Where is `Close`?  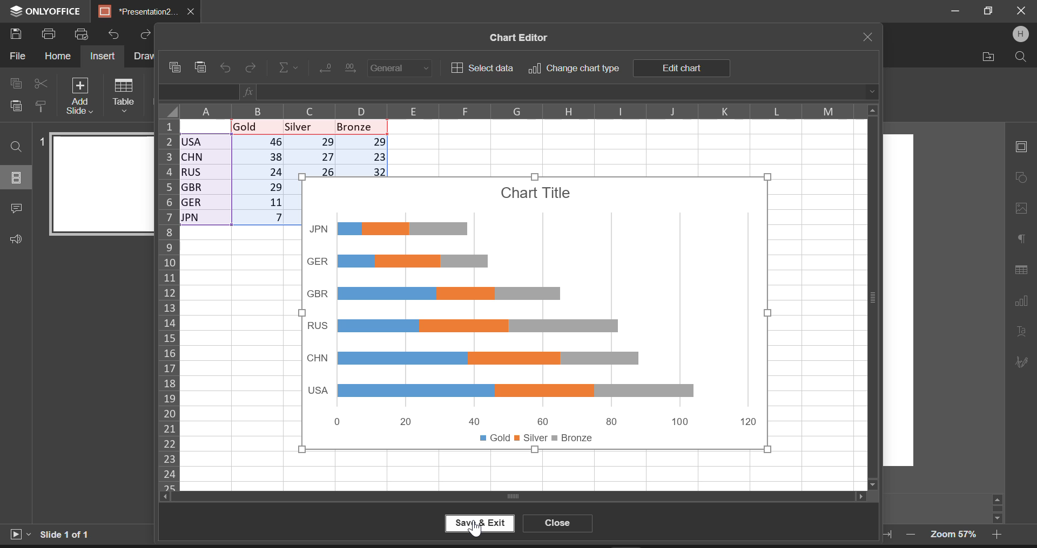
Close is located at coordinates (554, 523).